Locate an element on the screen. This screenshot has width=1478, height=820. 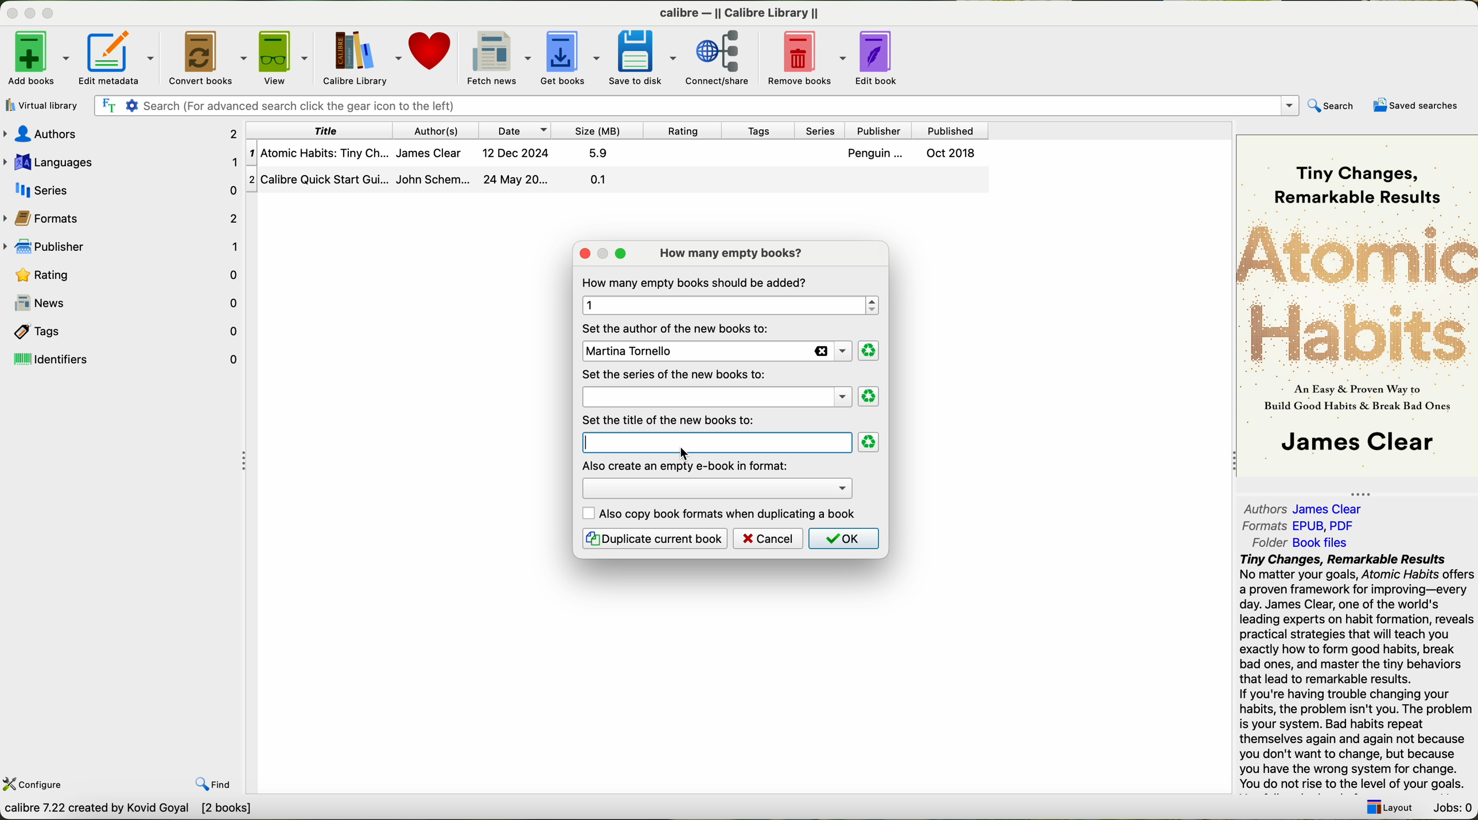
calibre library is located at coordinates (359, 57).